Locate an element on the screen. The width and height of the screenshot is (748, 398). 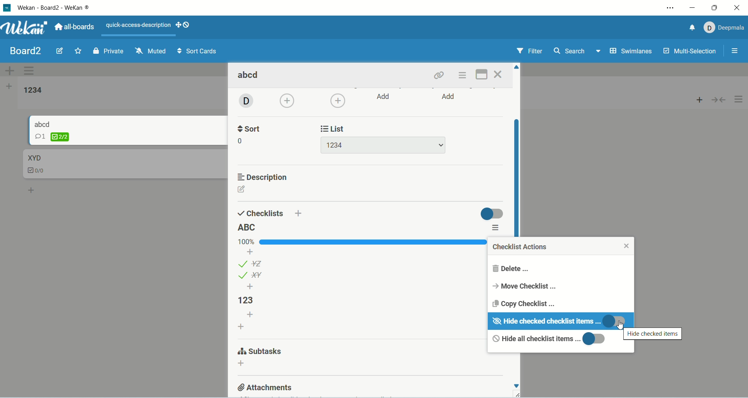
close is located at coordinates (627, 245).